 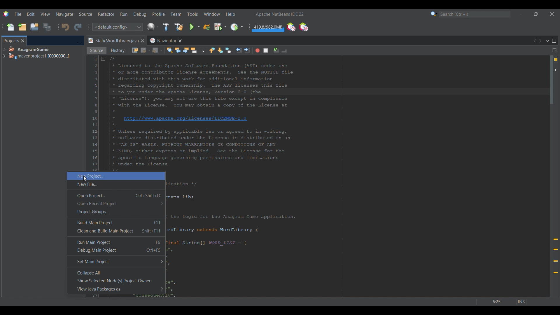 I want to click on Toggle rectangular selection, so click(x=202, y=50).